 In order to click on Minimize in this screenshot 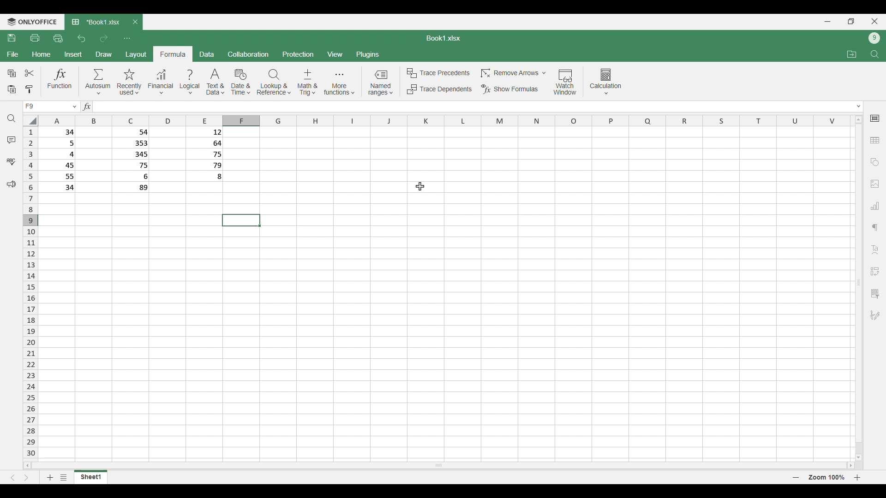, I will do `click(827, 22)`.